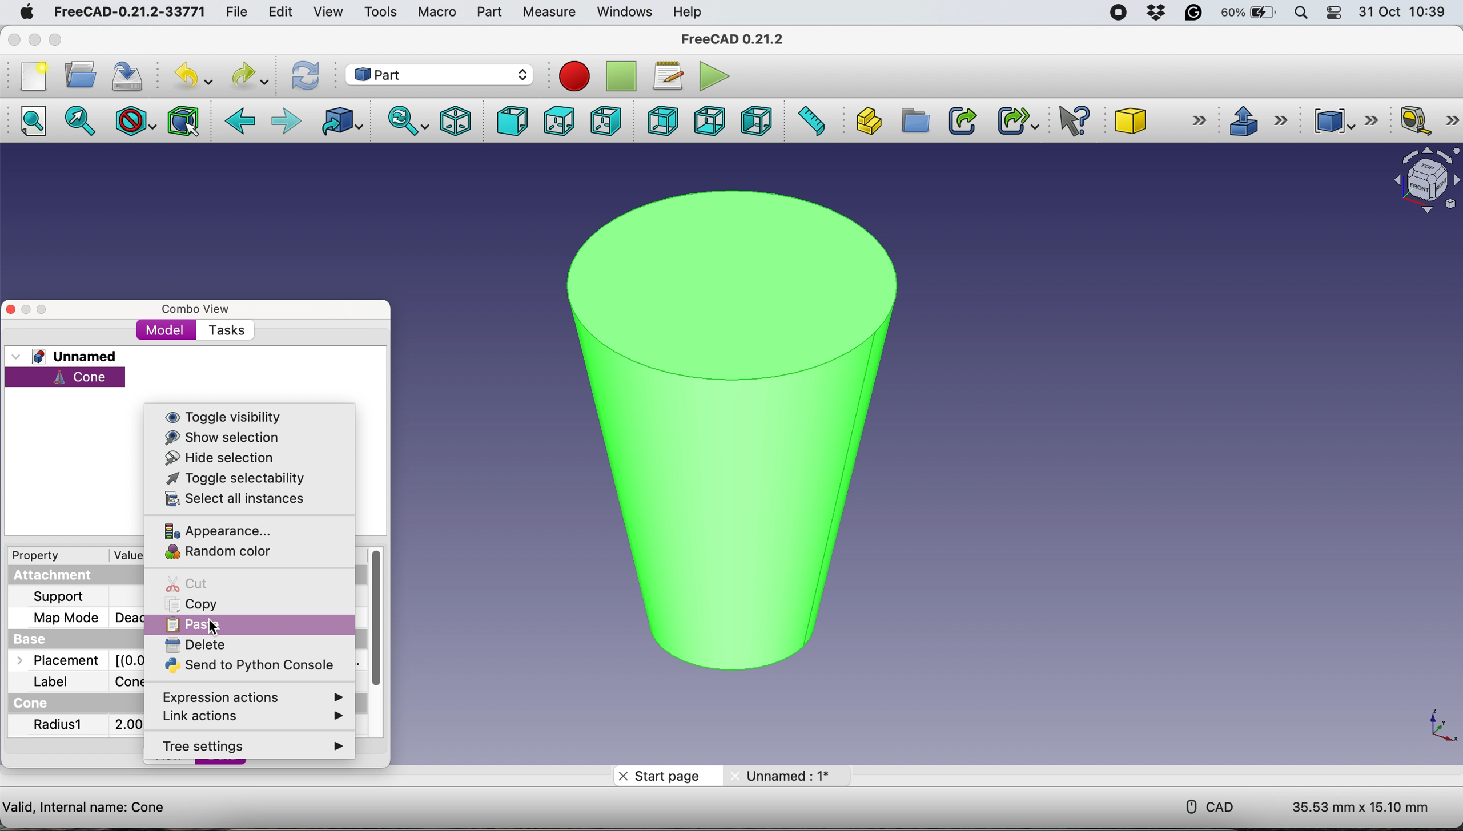 The height and width of the screenshot is (831, 1463). Describe the element at coordinates (303, 75) in the screenshot. I see `refresh` at that location.